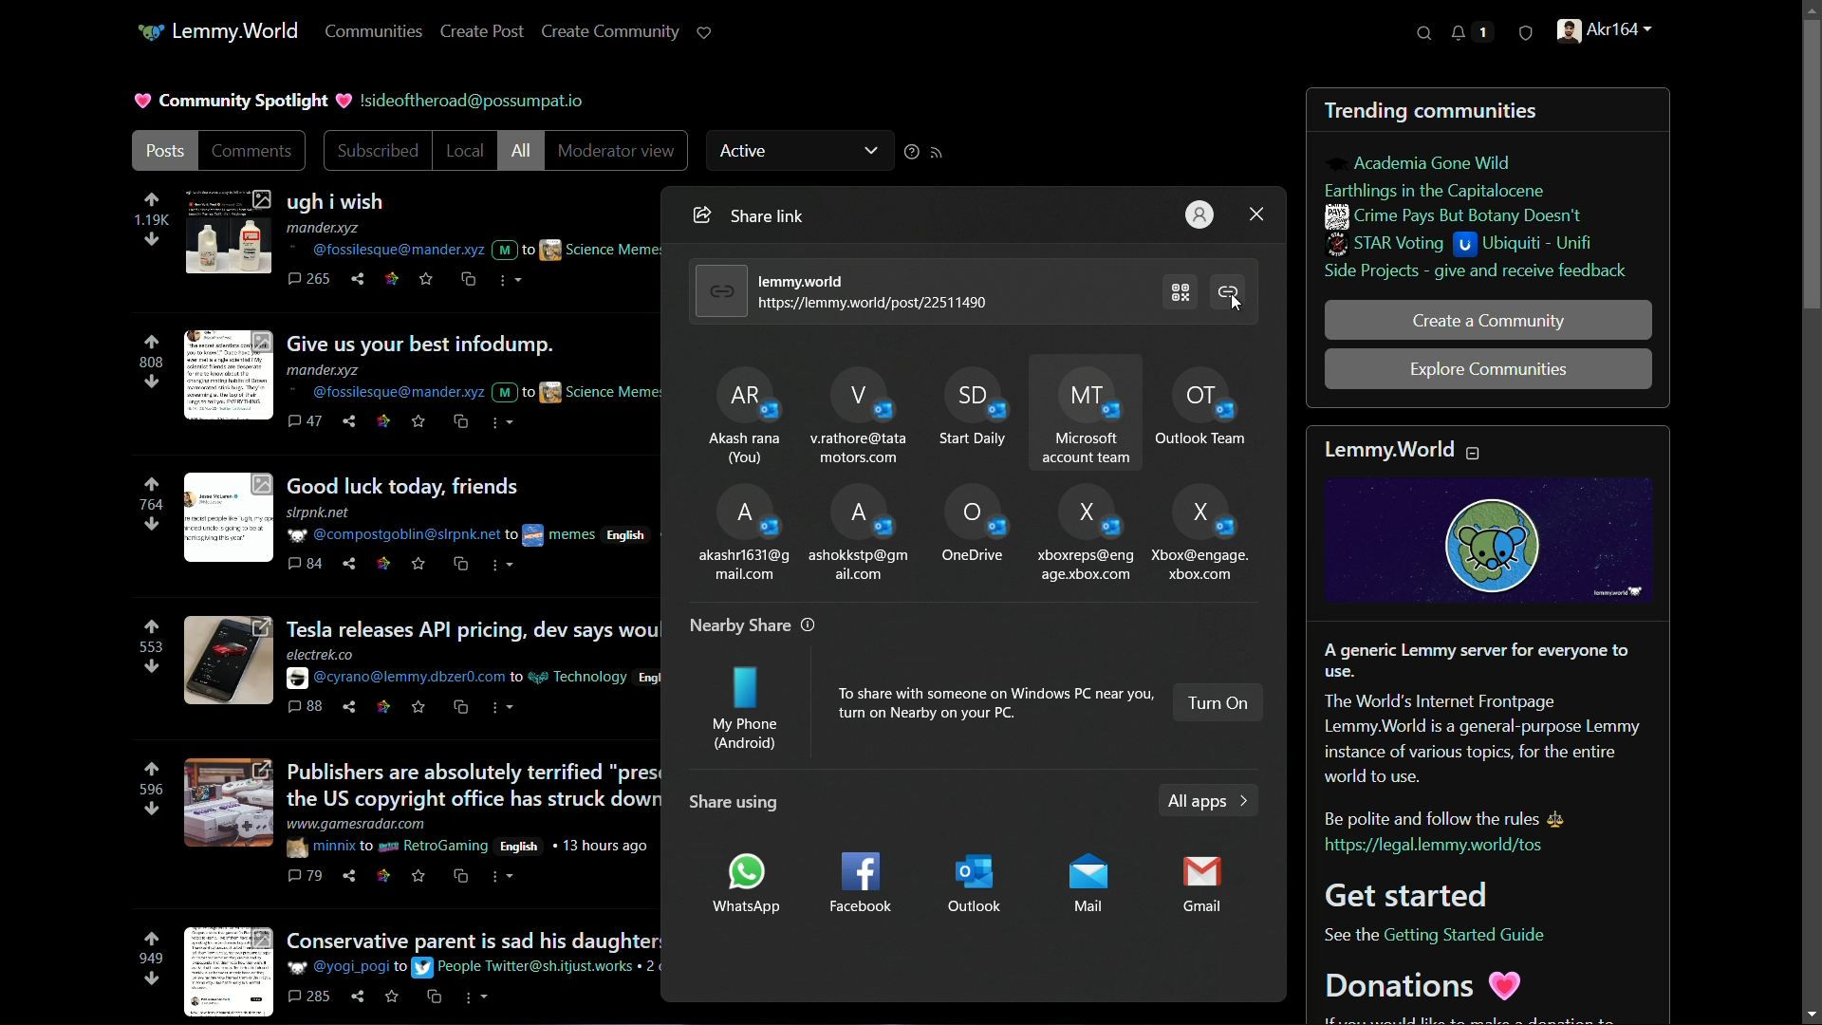 This screenshot has width=1822, height=1025. What do you see at coordinates (226, 519) in the screenshot?
I see `thumbnail` at bounding box center [226, 519].